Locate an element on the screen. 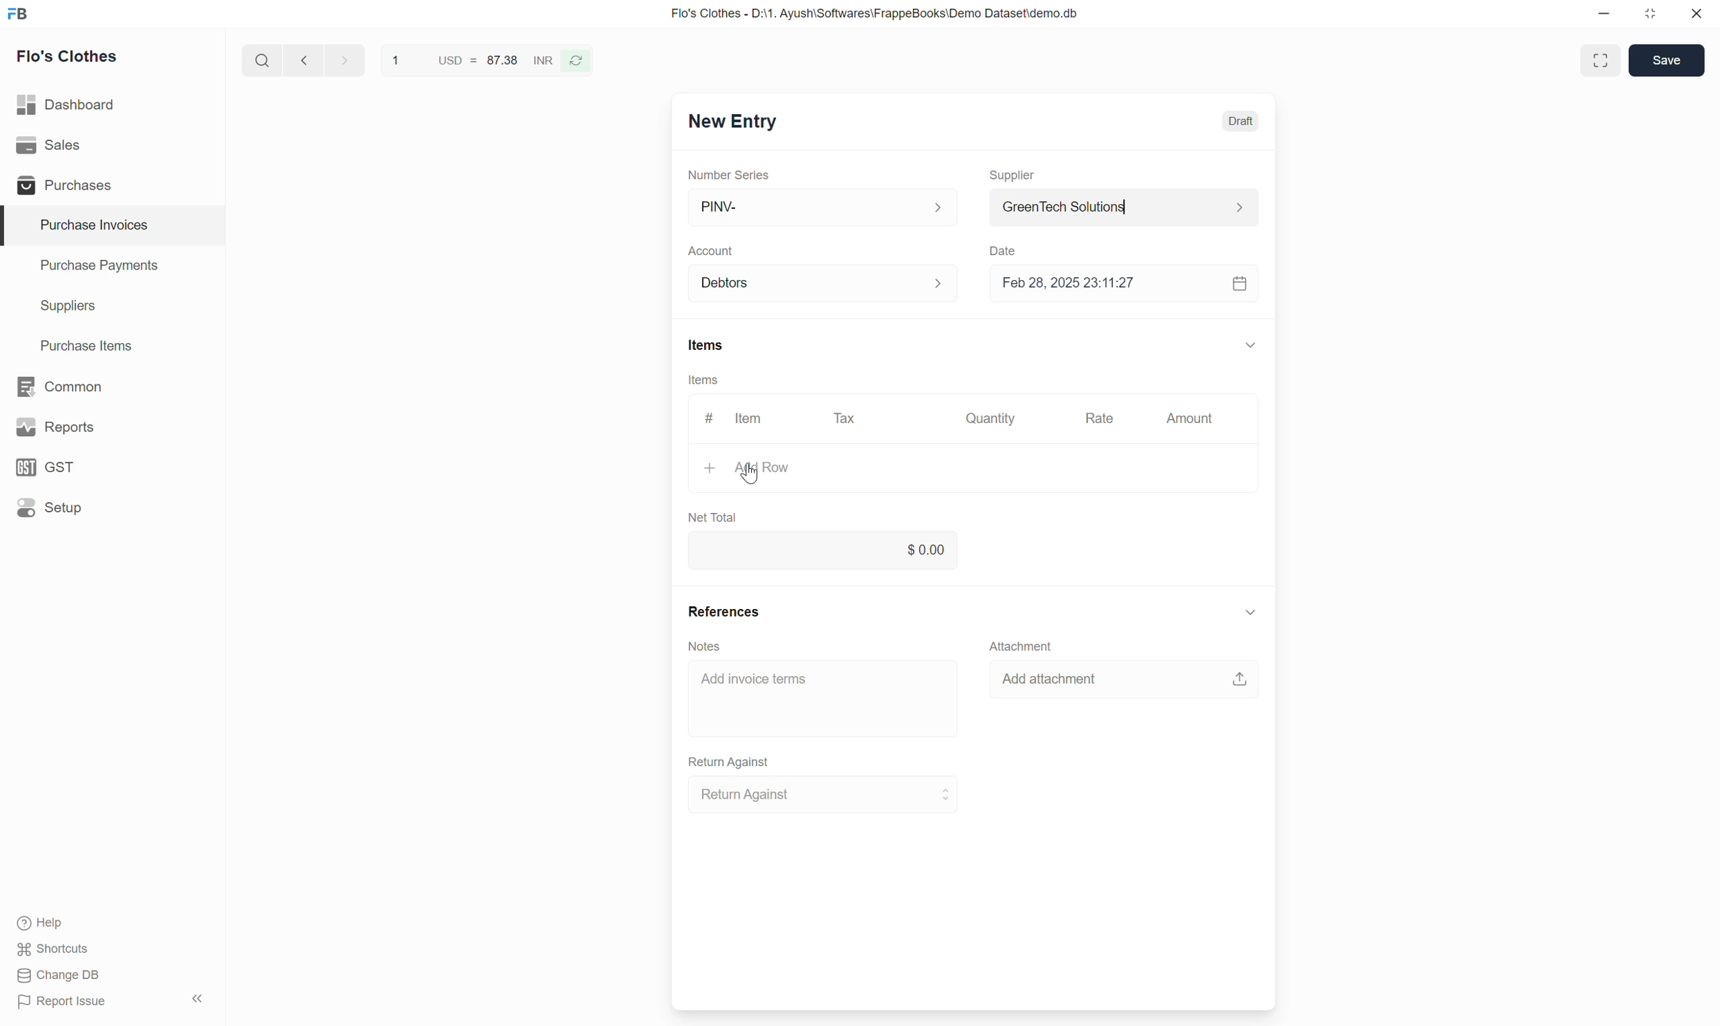 This screenshot has height=1026, width=1720. Collapse is located at coordinates (1252, 345).